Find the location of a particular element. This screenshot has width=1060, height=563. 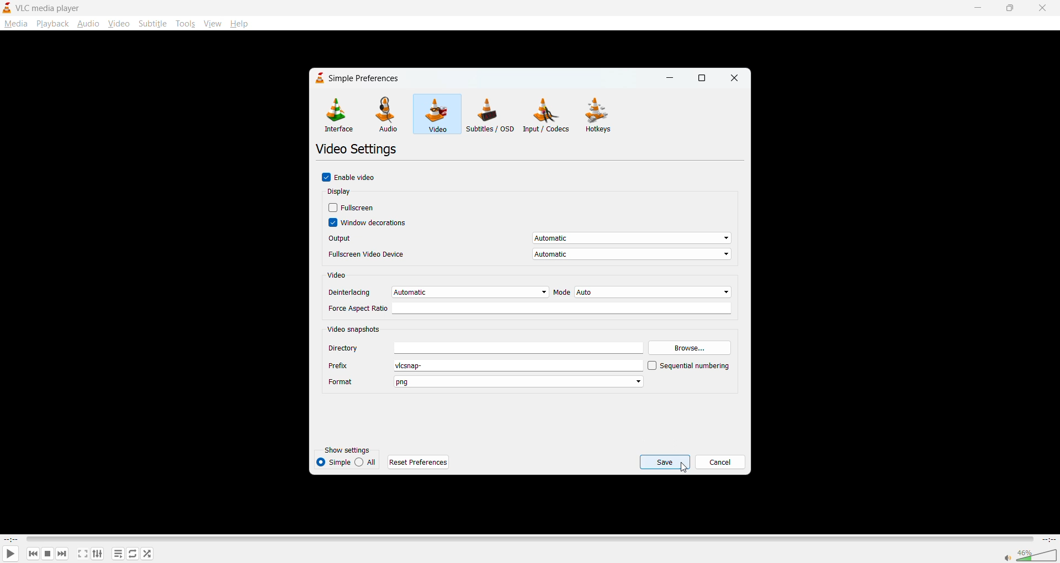

video is located at coordinates (118, 24).